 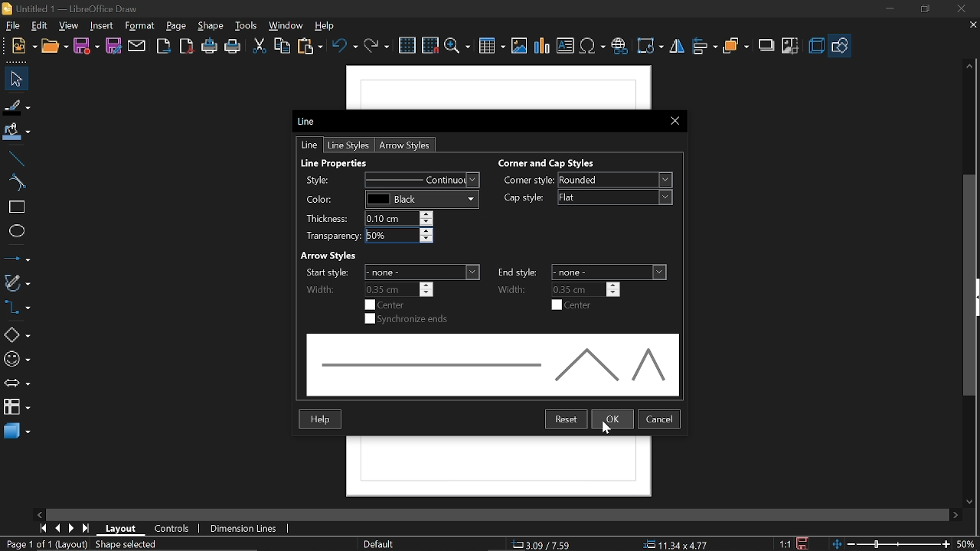 What do you see at coordinates (185, 46) in the screenshot?
I see `export as pdf` at bounding box center [185, 46].